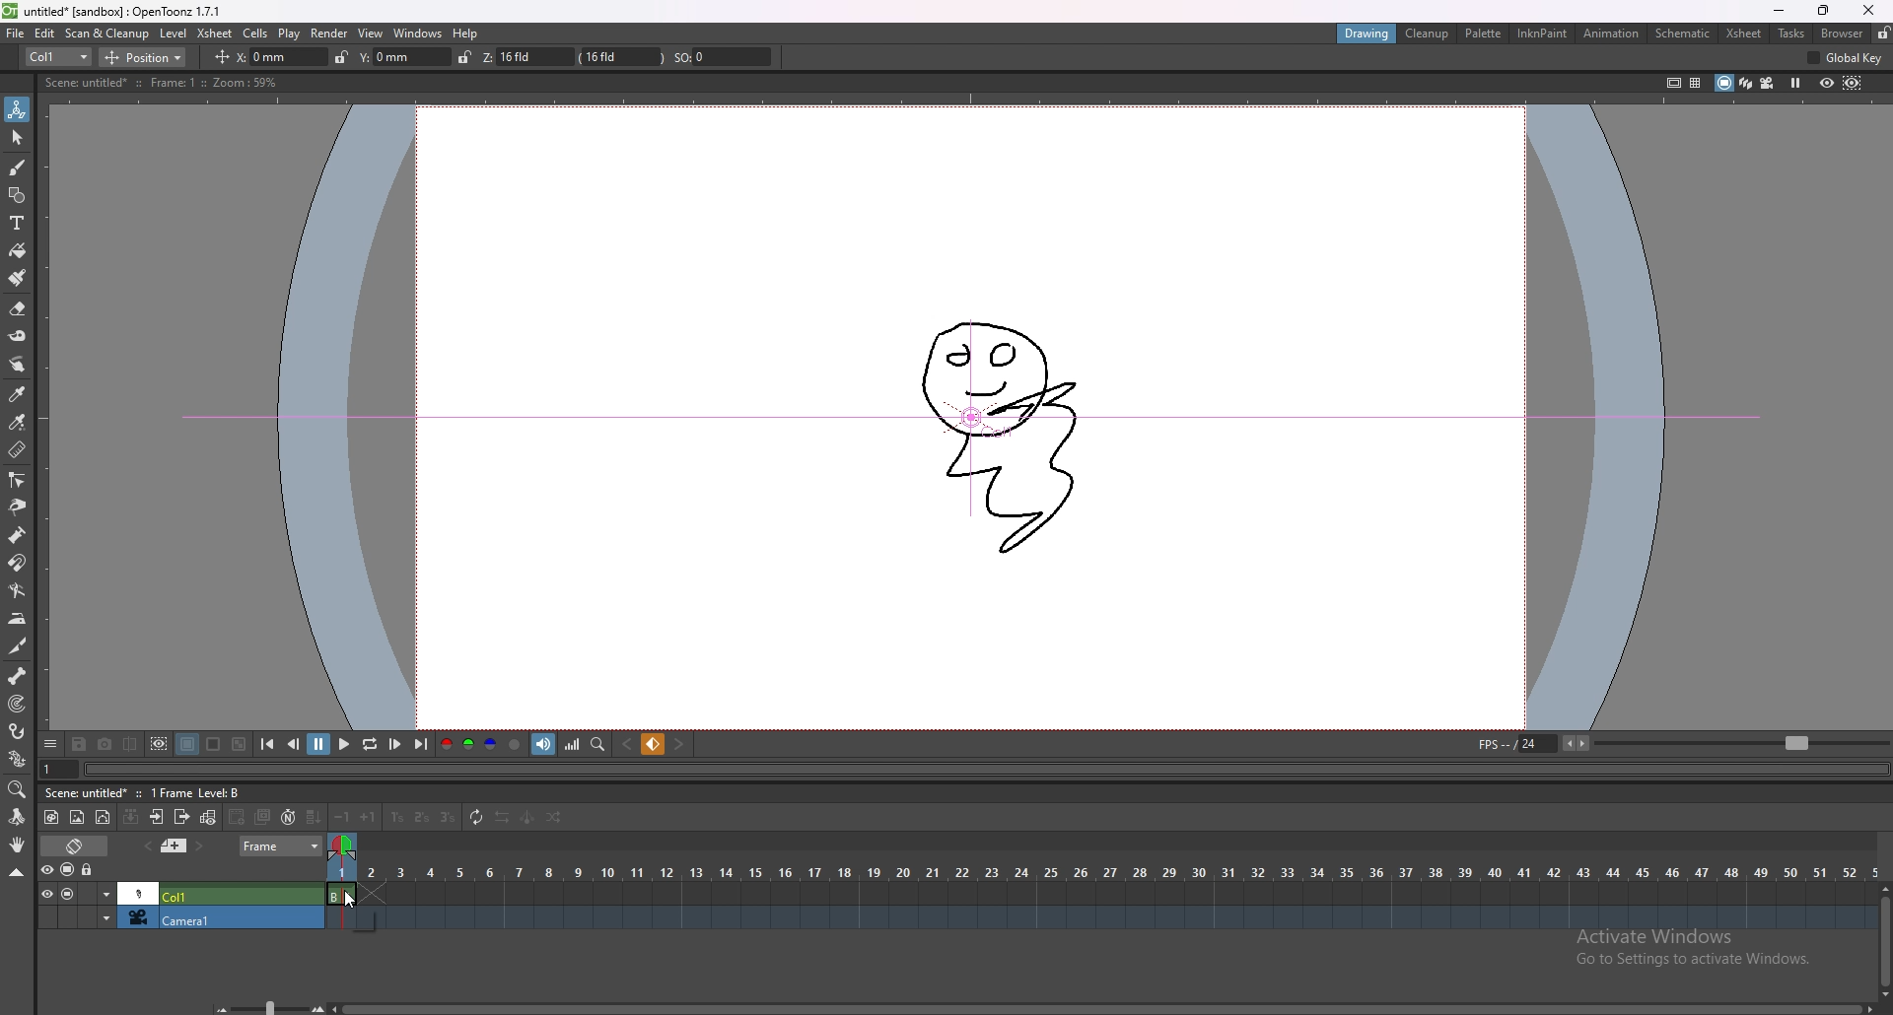  Describe the element at coordinates (467, 34) in the screenshot. I see `help` at that location.